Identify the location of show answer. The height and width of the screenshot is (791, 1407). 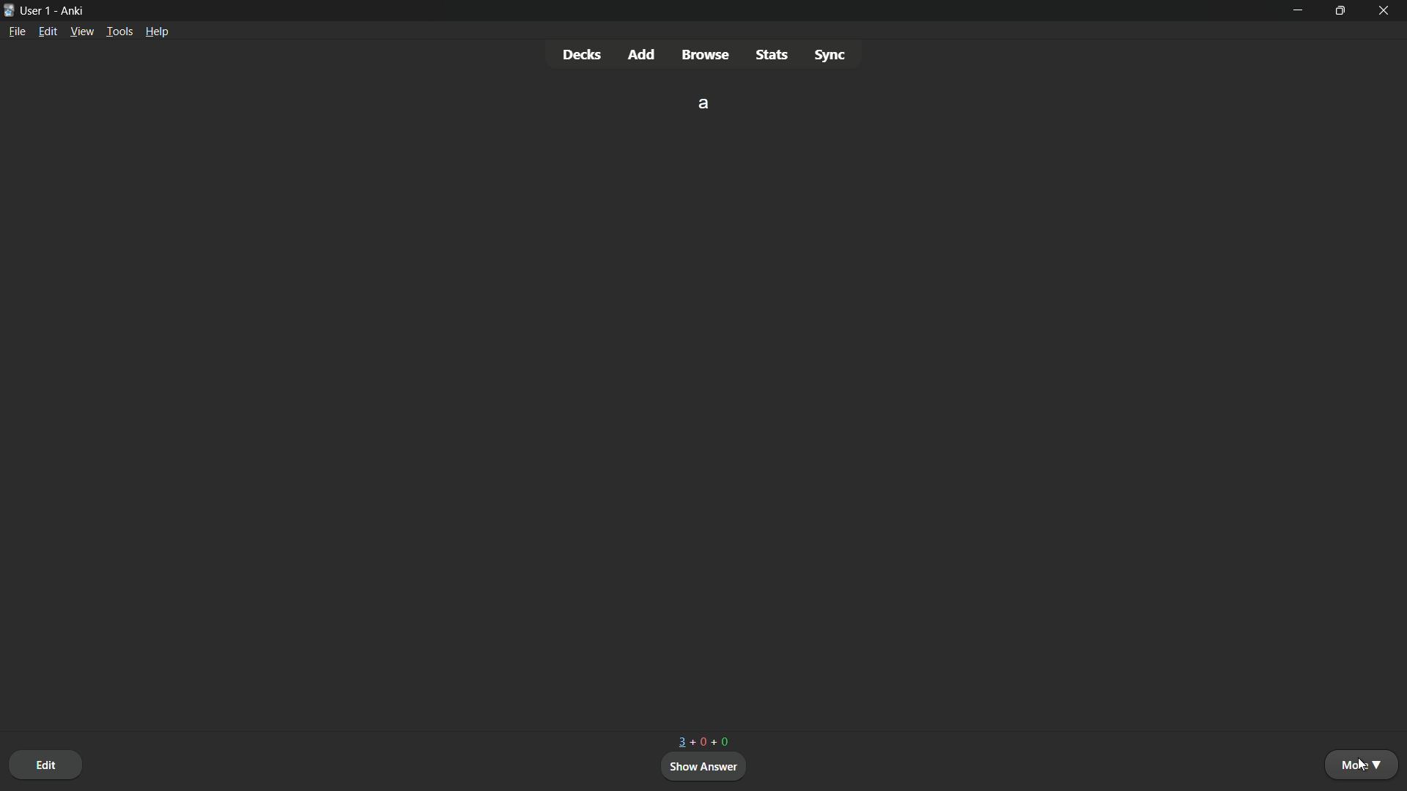
(705, 767).